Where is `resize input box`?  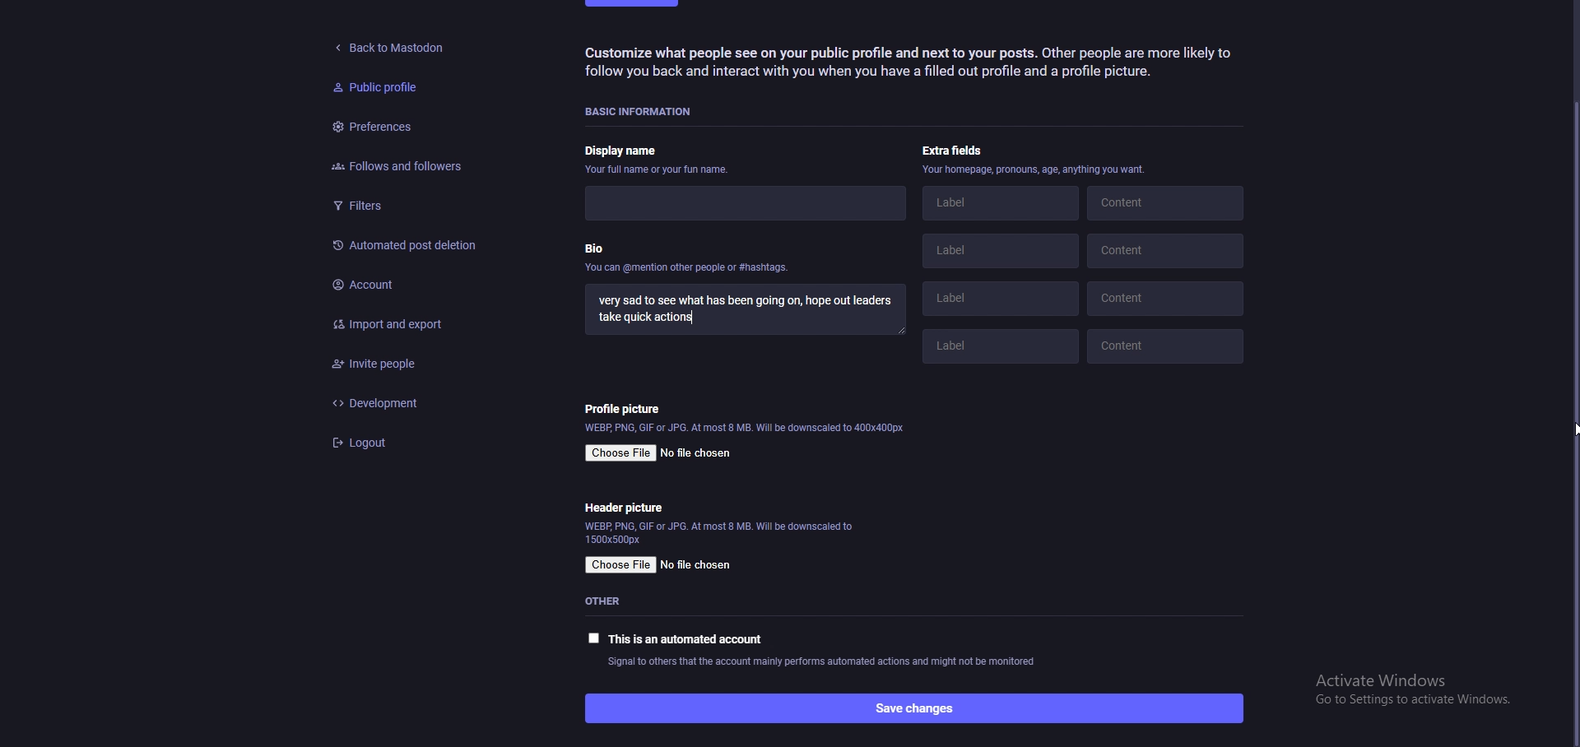
resize input box is located at coordinates (904, 332).